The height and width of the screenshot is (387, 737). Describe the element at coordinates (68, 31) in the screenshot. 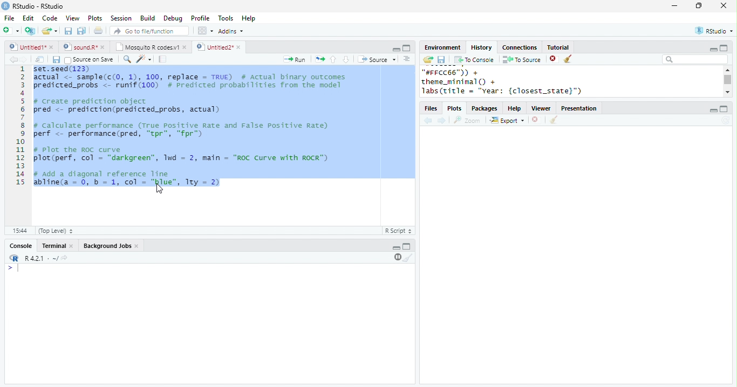

I see `save` at that location.